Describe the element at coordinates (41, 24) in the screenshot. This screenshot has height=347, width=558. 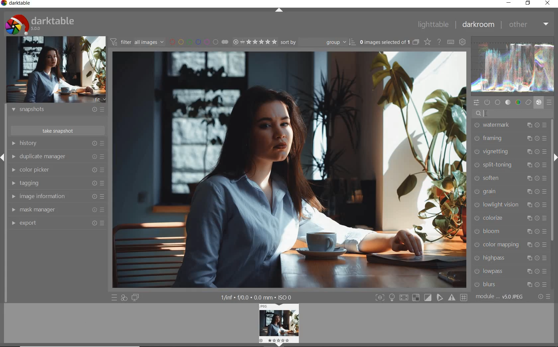
I see `system logo` at that location.